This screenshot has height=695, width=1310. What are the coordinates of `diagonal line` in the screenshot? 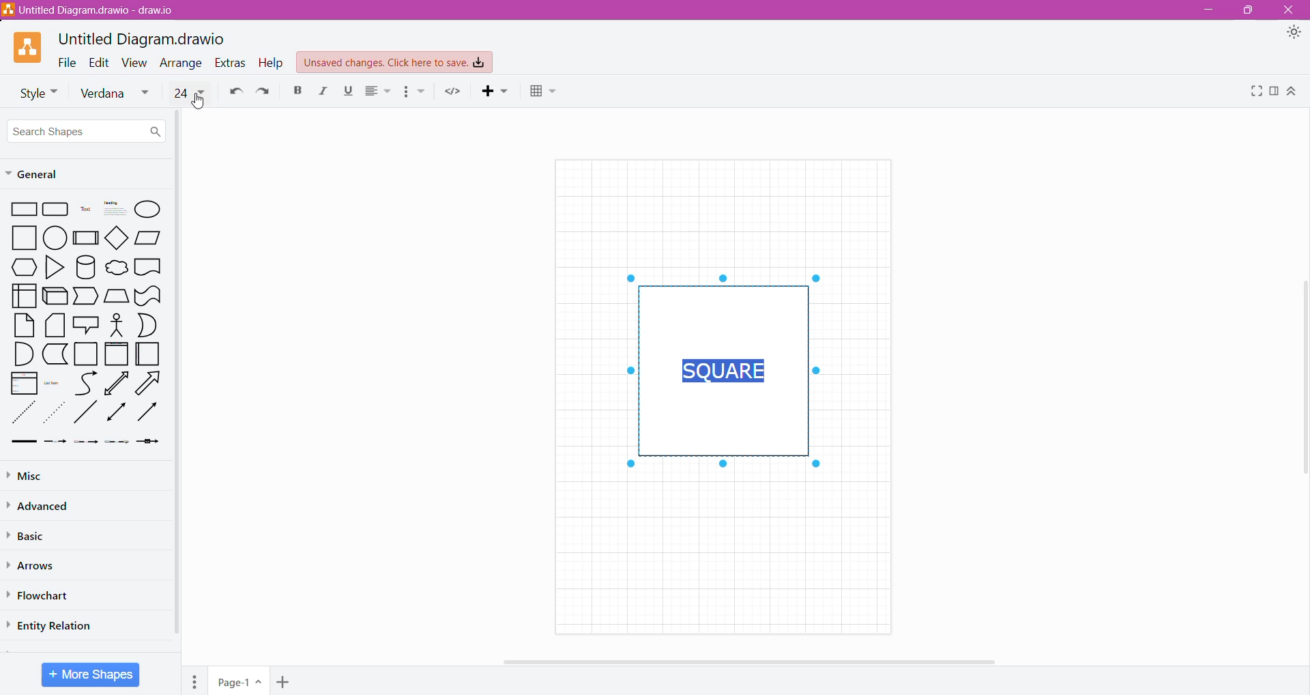 It's located at (85, 414).